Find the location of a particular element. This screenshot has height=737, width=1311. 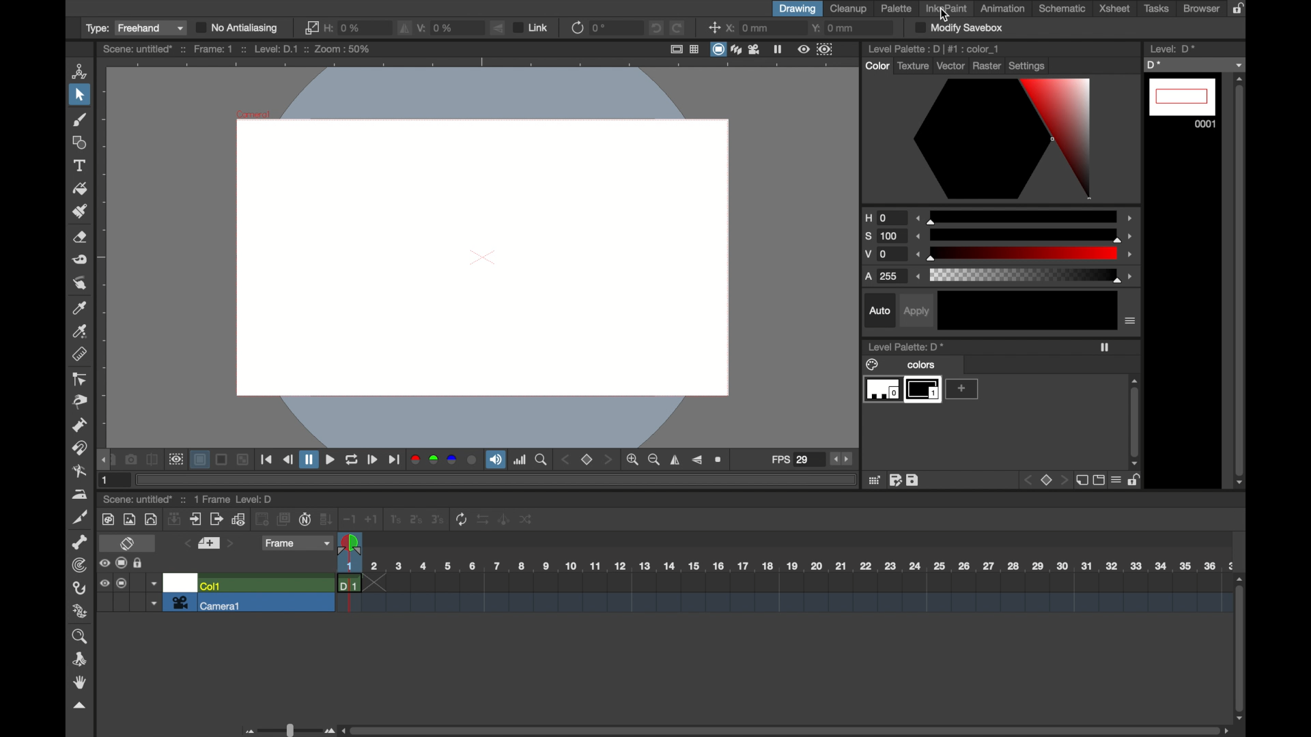

loop is located at coordinates (351, 460).